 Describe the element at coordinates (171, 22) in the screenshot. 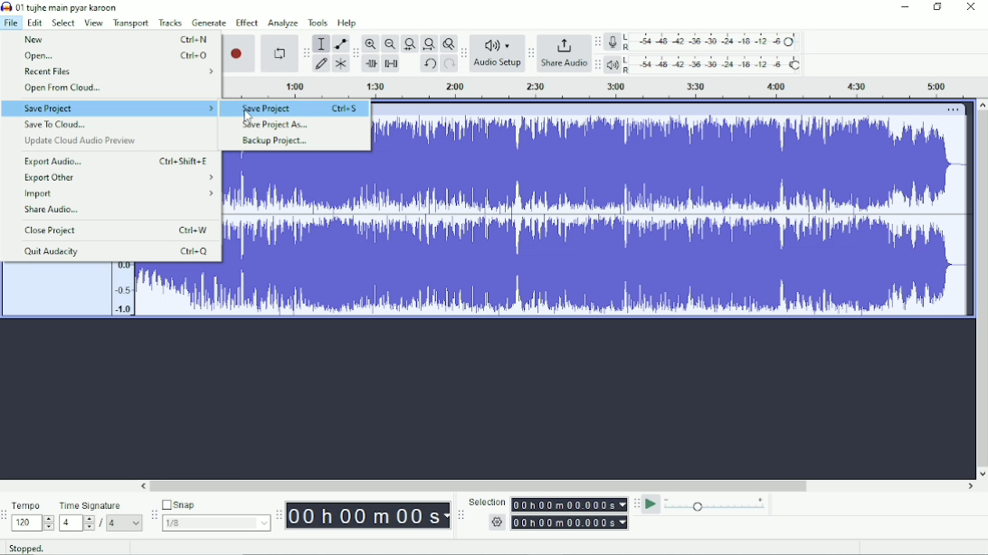

I see `Tracks` at that location.